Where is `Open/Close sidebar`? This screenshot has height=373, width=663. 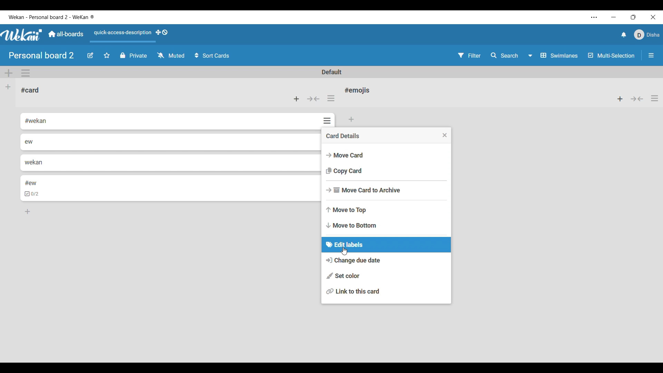 Open/Close sidebar is located at coordinates (651, 55).